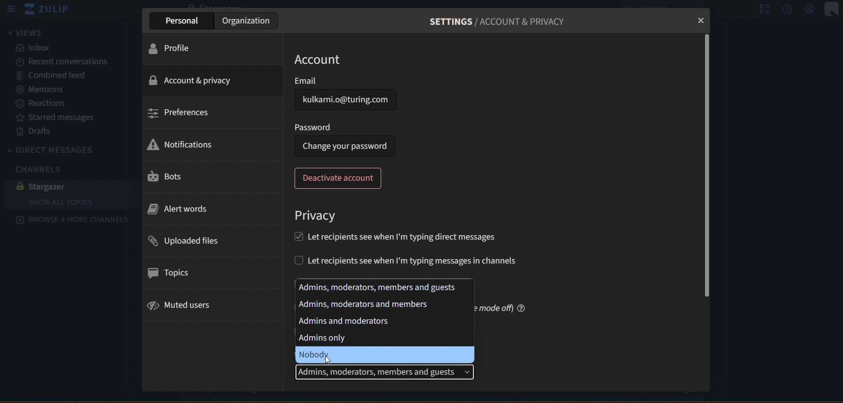 The height and width of the screenshot is (403, 843). I want to click on personal menu, so click(832, 9).